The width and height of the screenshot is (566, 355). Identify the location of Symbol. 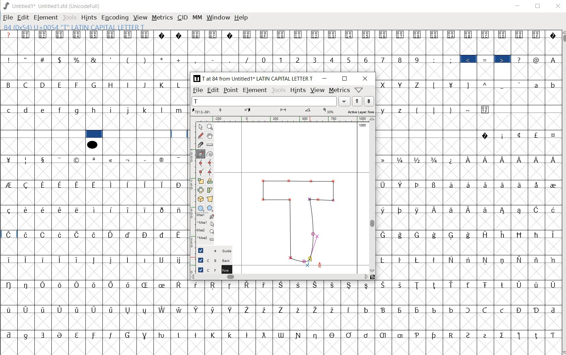
(486, 160).